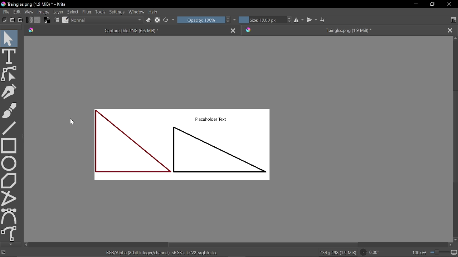  Describe the element at coordinates (9, 145) in the screenshot. I see `Rectangular tool` at that location.